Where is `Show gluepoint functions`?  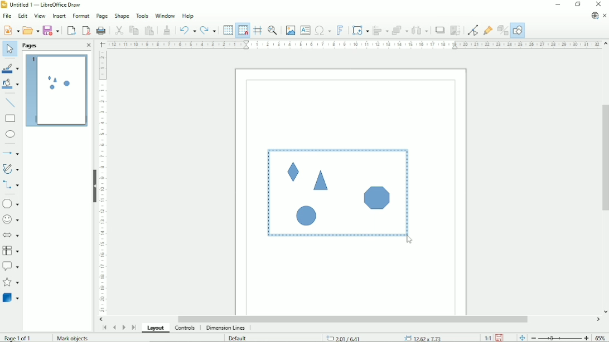 Show gluepoint functions is located at coordinates (487, 29).